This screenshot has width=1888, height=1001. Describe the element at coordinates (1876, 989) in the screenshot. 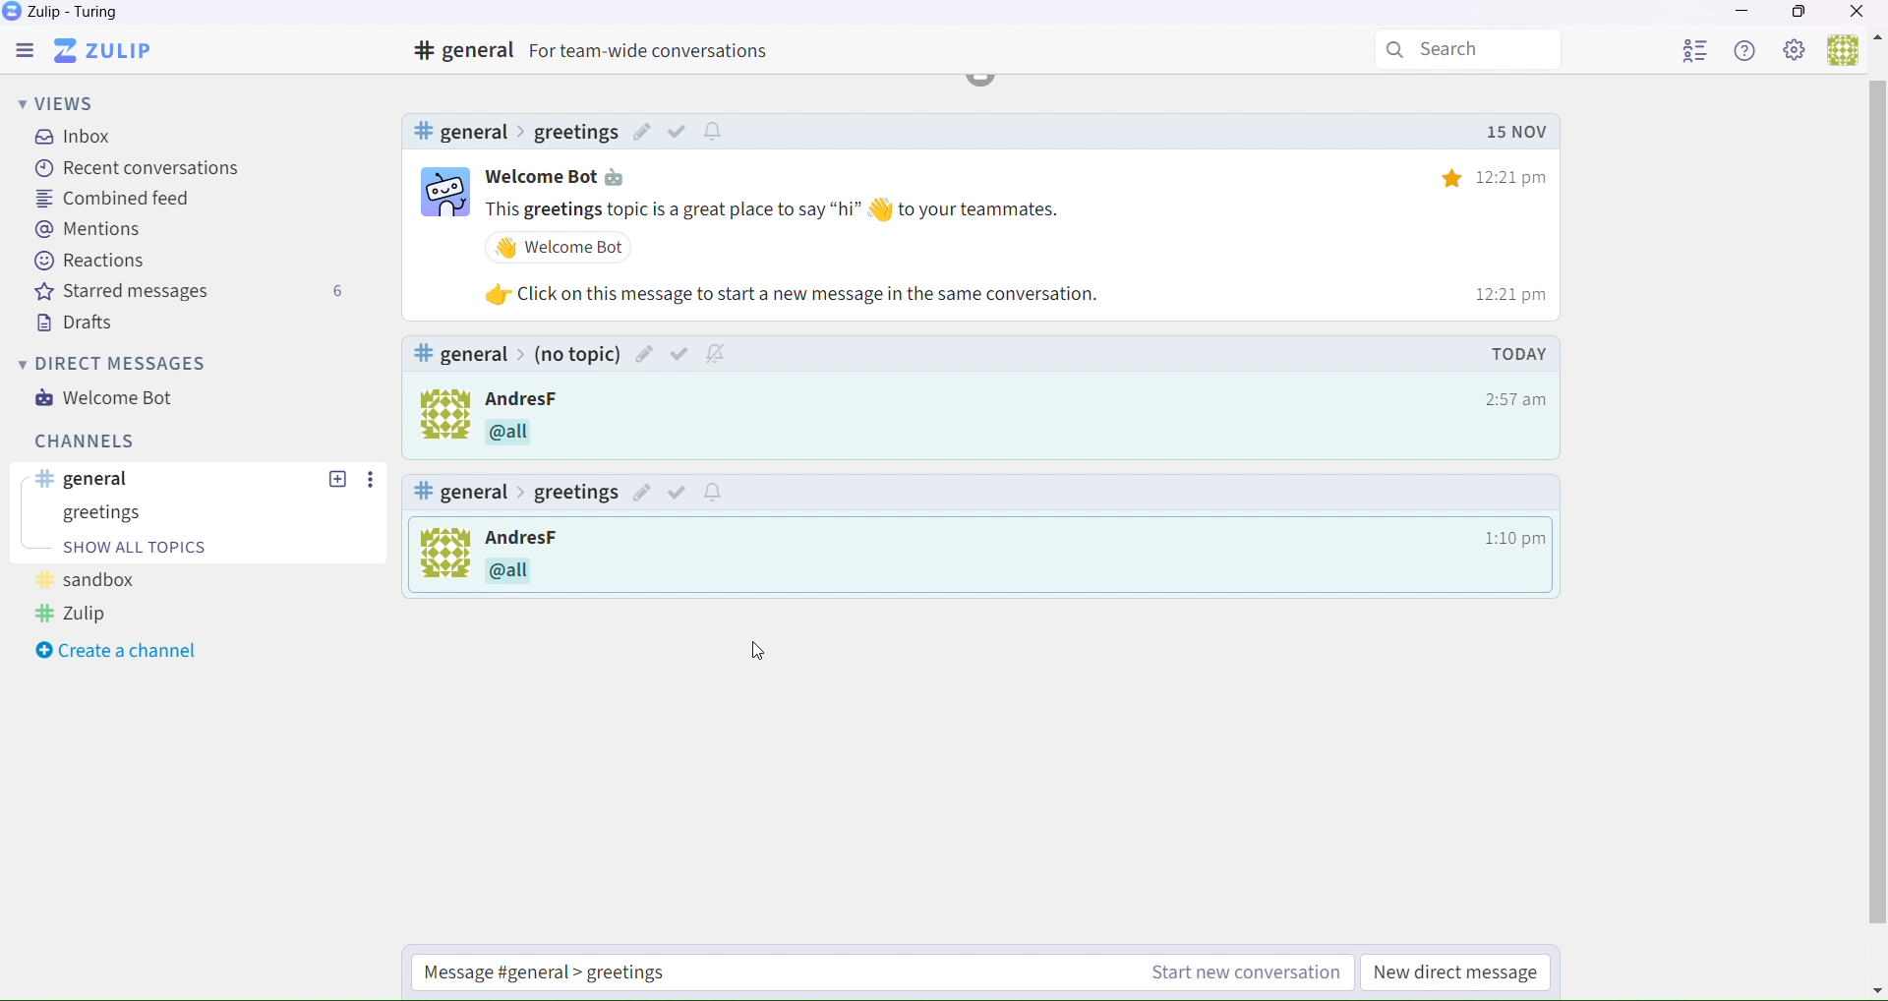

I see `` at that location.